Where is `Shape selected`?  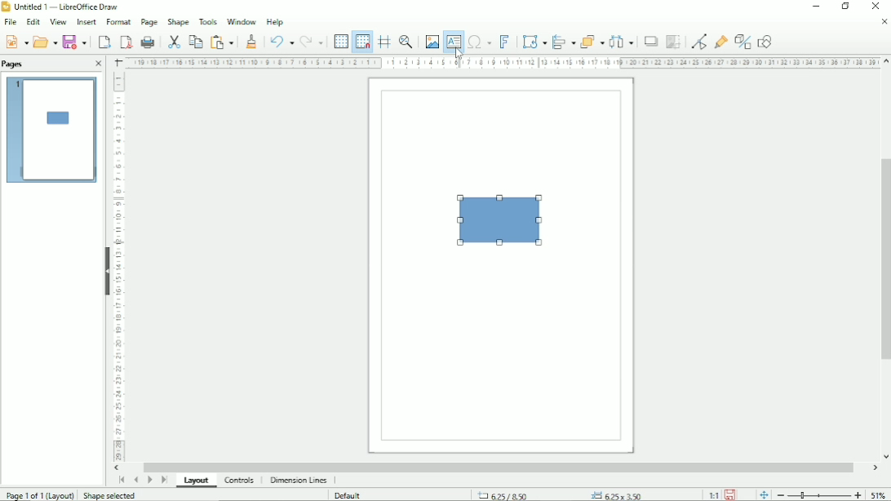
Shape selected is located at coordinates (113, 495).